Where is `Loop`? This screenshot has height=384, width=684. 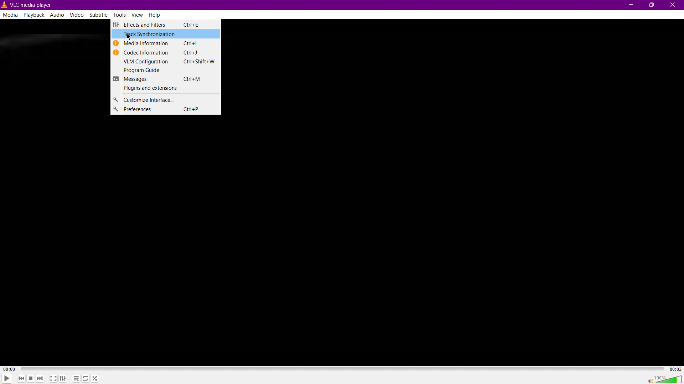
Loop is located at coordinates (87, 378).